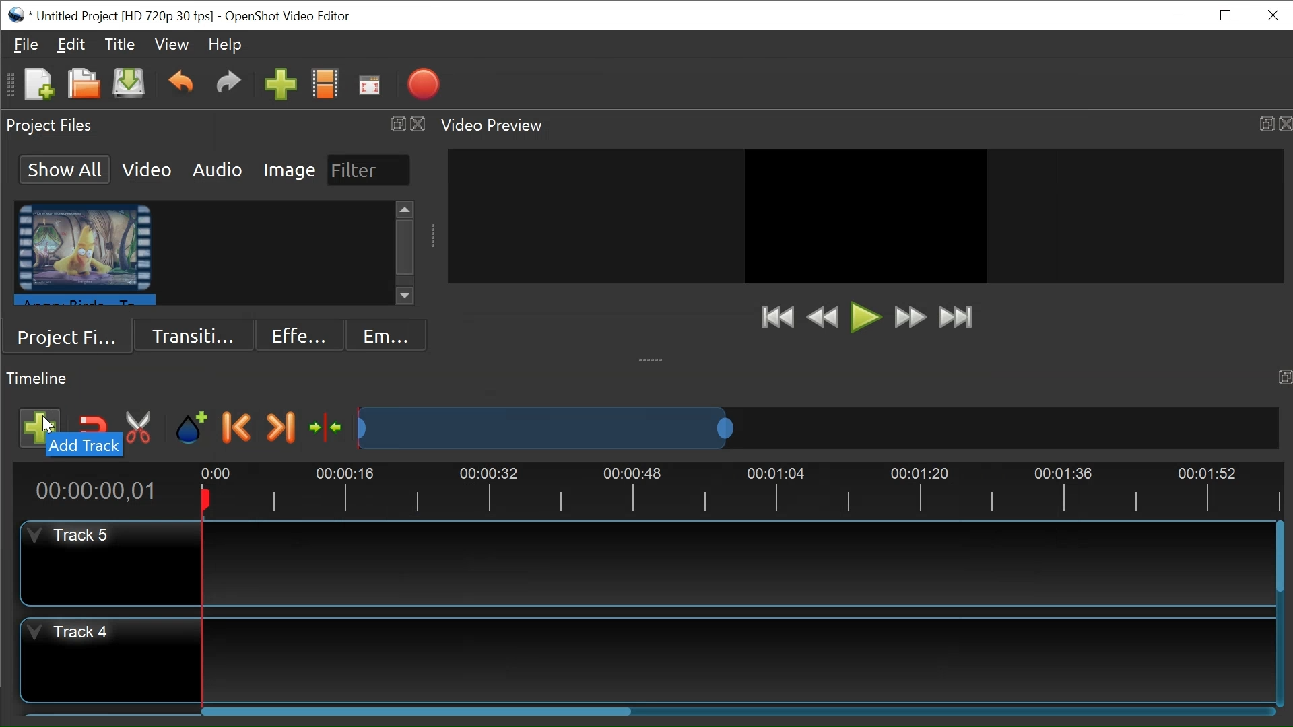 This screenshot has height=727, width=1293. I want to click on Horizontal Scroll bar, so click(413, 708).